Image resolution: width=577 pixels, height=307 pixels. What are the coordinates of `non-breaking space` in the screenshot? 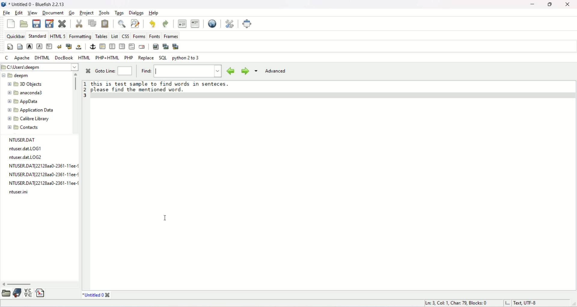 It's located at (79, 47).